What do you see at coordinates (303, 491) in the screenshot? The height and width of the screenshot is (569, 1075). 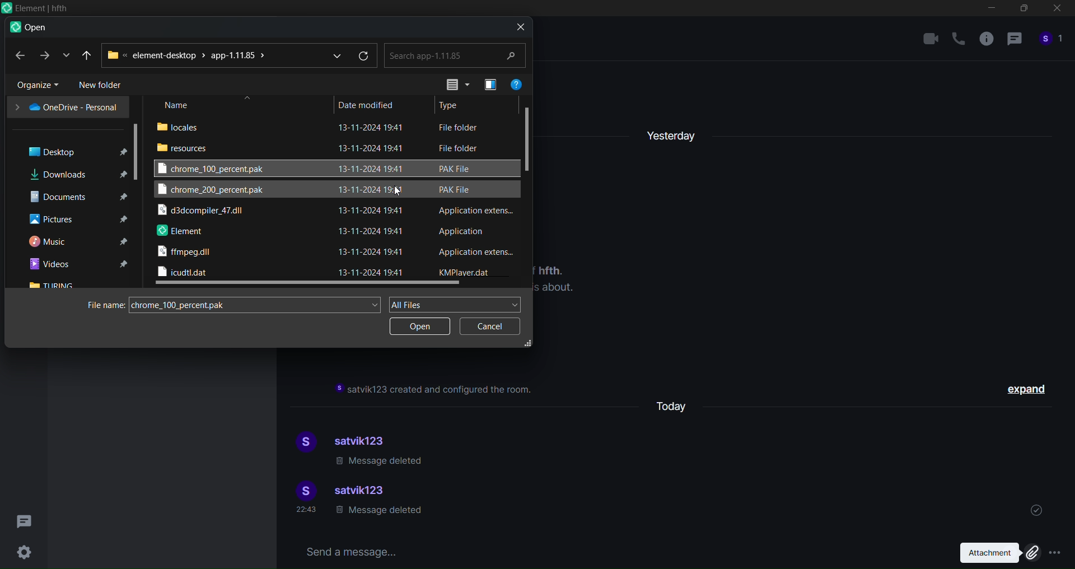 I see `display picture` at bounding box center [303, 491].